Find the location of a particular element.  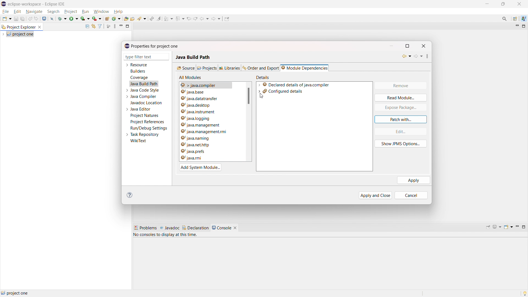

navigate is located at coordinates (34, 11).